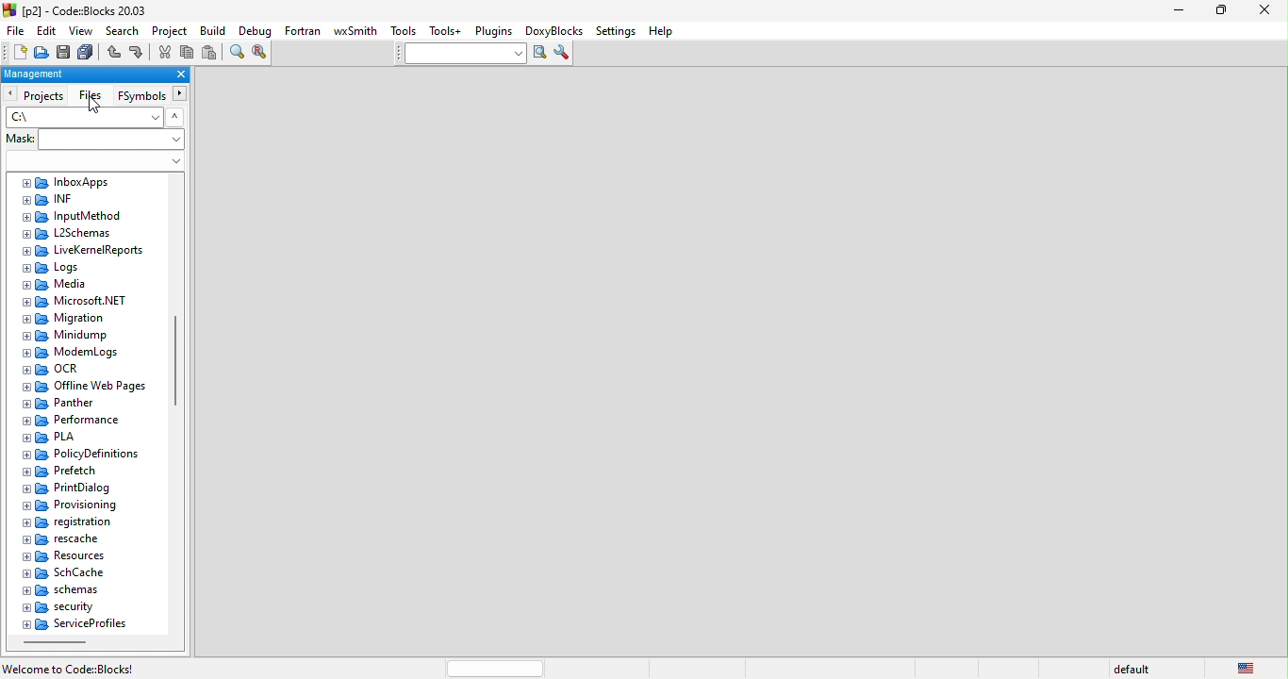 This screenshot has height=679, width=1288. Describe the element at coordinates (77, 301) in the screenshot. I see `microsoft net` at that location.